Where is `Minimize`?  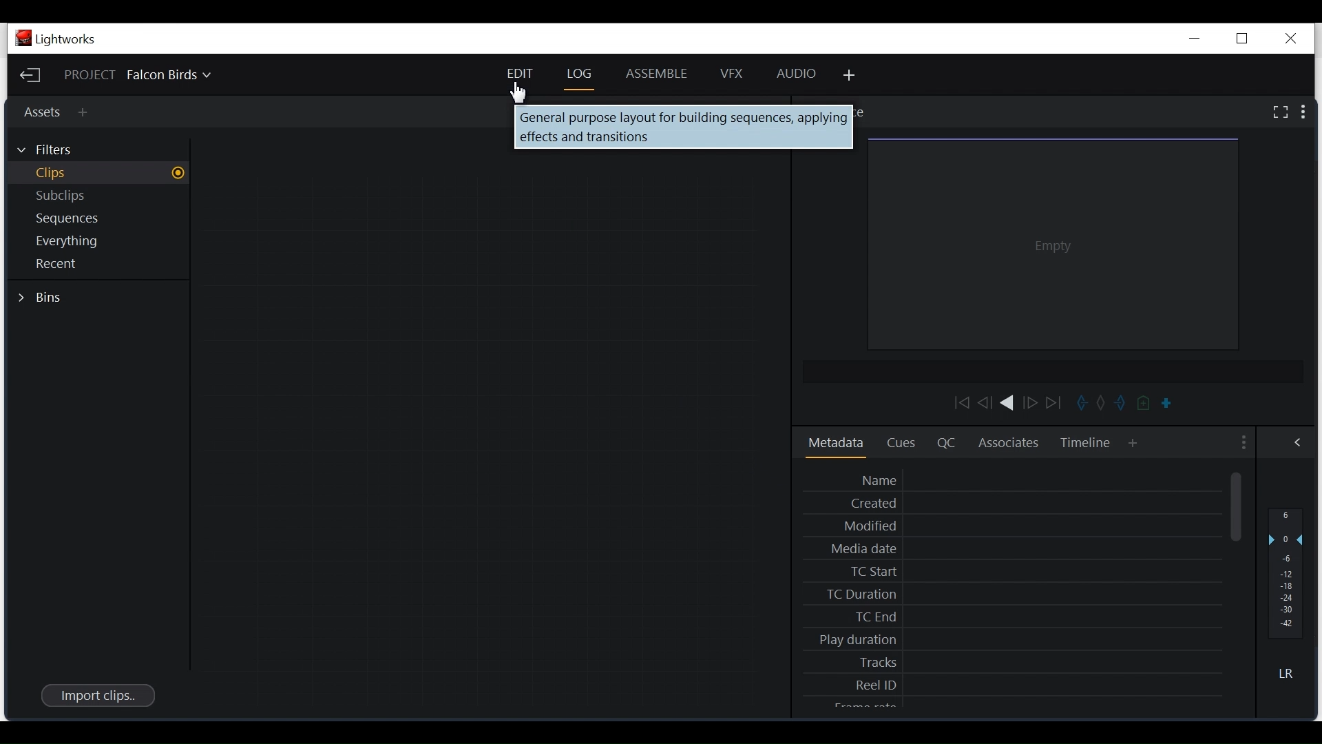
Minimize is located at coordinates (1193, 38).